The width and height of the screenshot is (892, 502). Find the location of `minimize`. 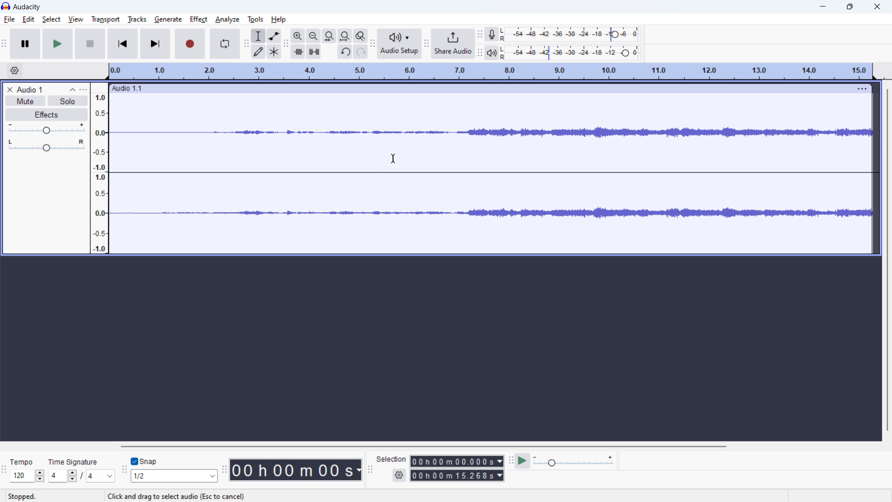

minimize is located at coordinates (823, 6).